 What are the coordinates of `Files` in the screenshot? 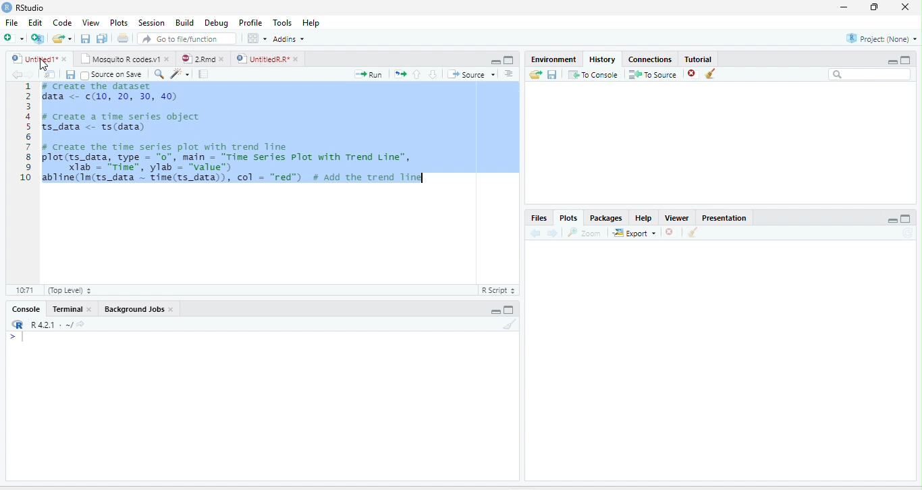 It's located at (539, 218).